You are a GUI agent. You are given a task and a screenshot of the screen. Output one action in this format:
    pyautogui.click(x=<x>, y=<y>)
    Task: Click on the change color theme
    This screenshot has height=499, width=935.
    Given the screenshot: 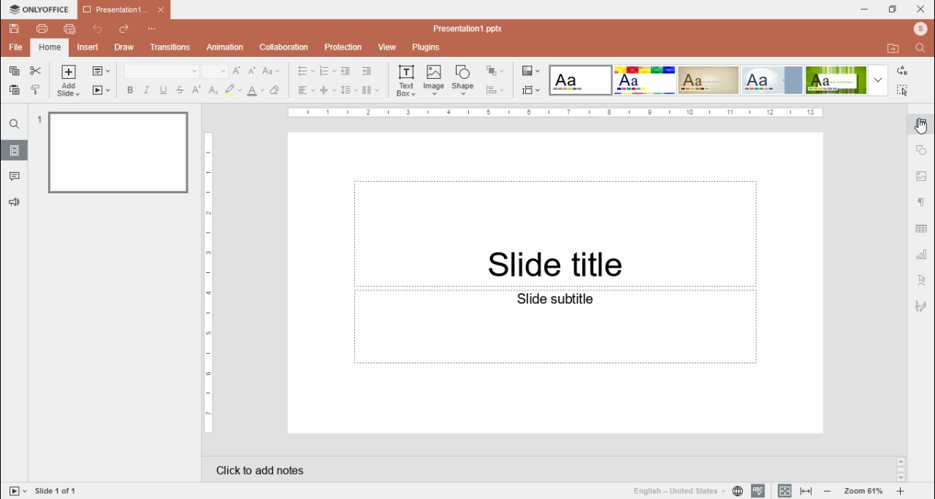 What is the action you would take?
    pyautogui.click(x=530, y=71)
    